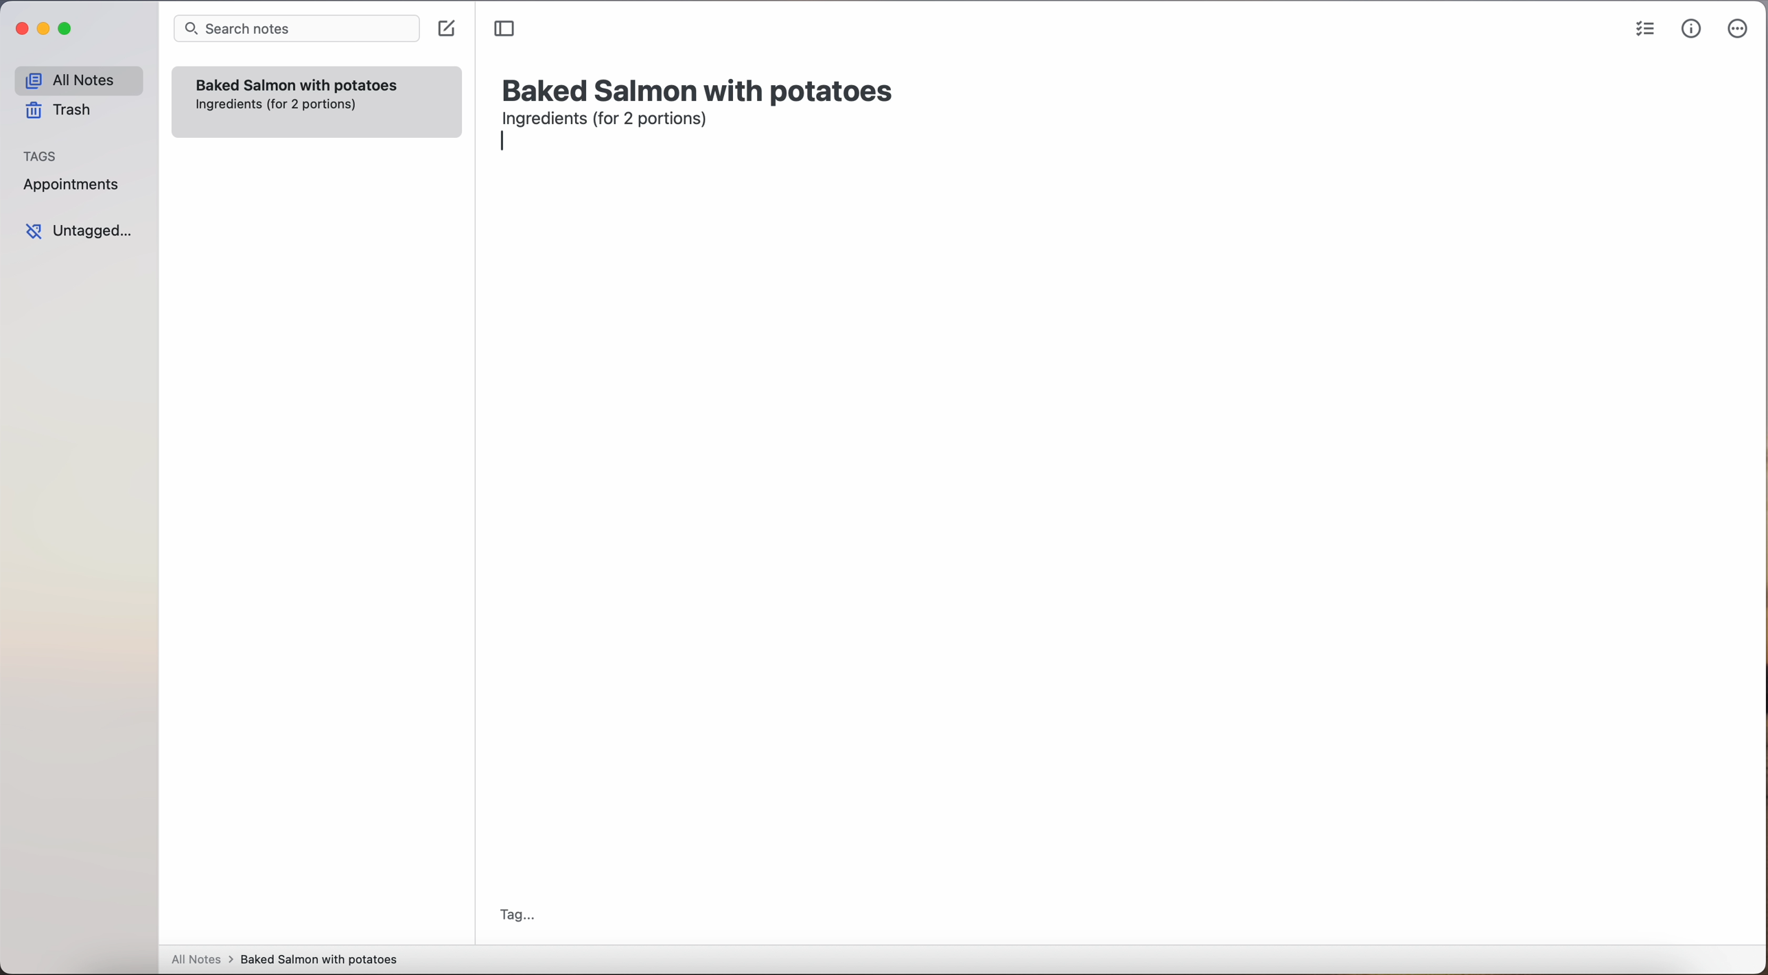 This screenshot has height=975, width=1768. Describe the element at coordinates (78, 80) in the screenshot. I see `all notes` at that location.